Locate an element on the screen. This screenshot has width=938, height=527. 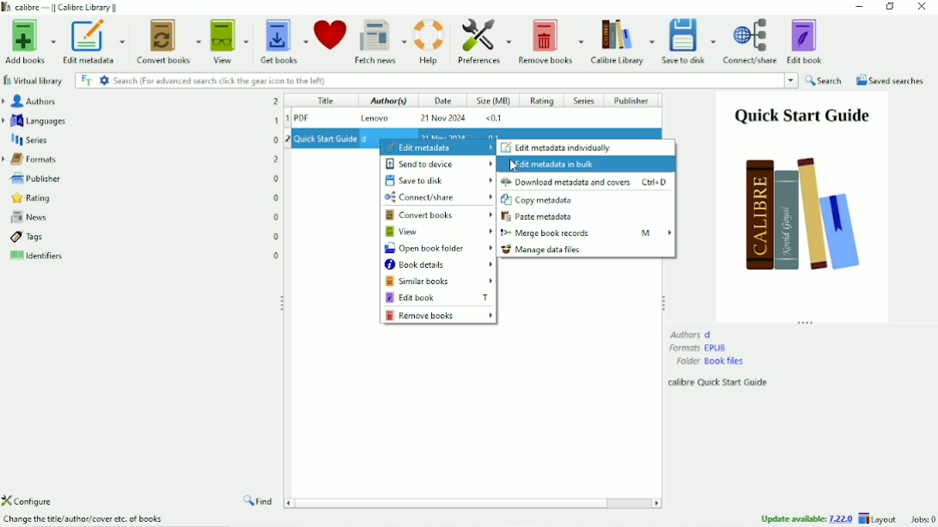
Jobs is located at coordinates (921, 519).